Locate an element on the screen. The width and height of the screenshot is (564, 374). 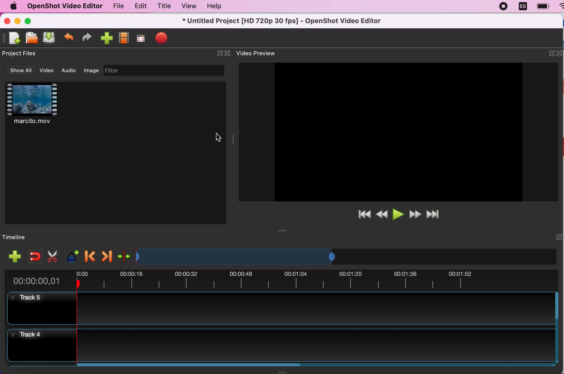
video preview is located at coordinates (265, 53).